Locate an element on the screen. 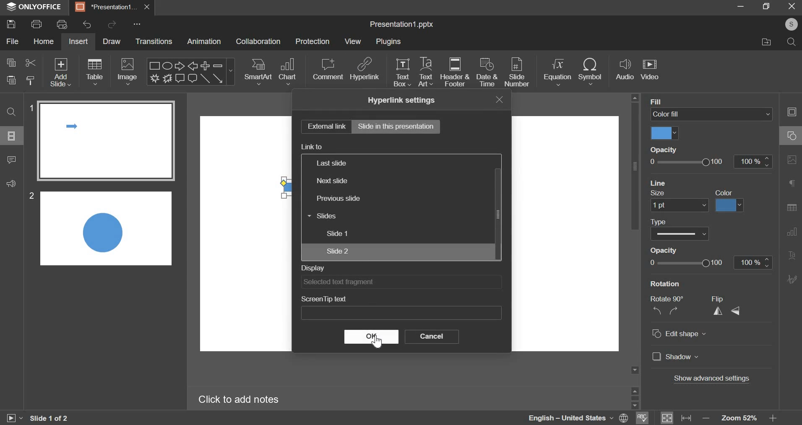  view is located at coordinates (353, 42).